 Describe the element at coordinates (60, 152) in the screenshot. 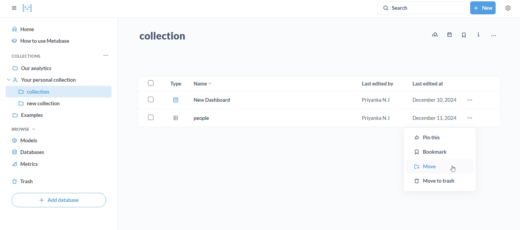

I see `database` at that location.